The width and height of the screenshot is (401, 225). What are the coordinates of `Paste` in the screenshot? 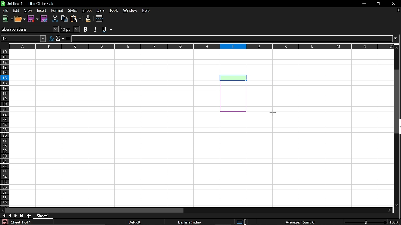 It's located at (76, 19).